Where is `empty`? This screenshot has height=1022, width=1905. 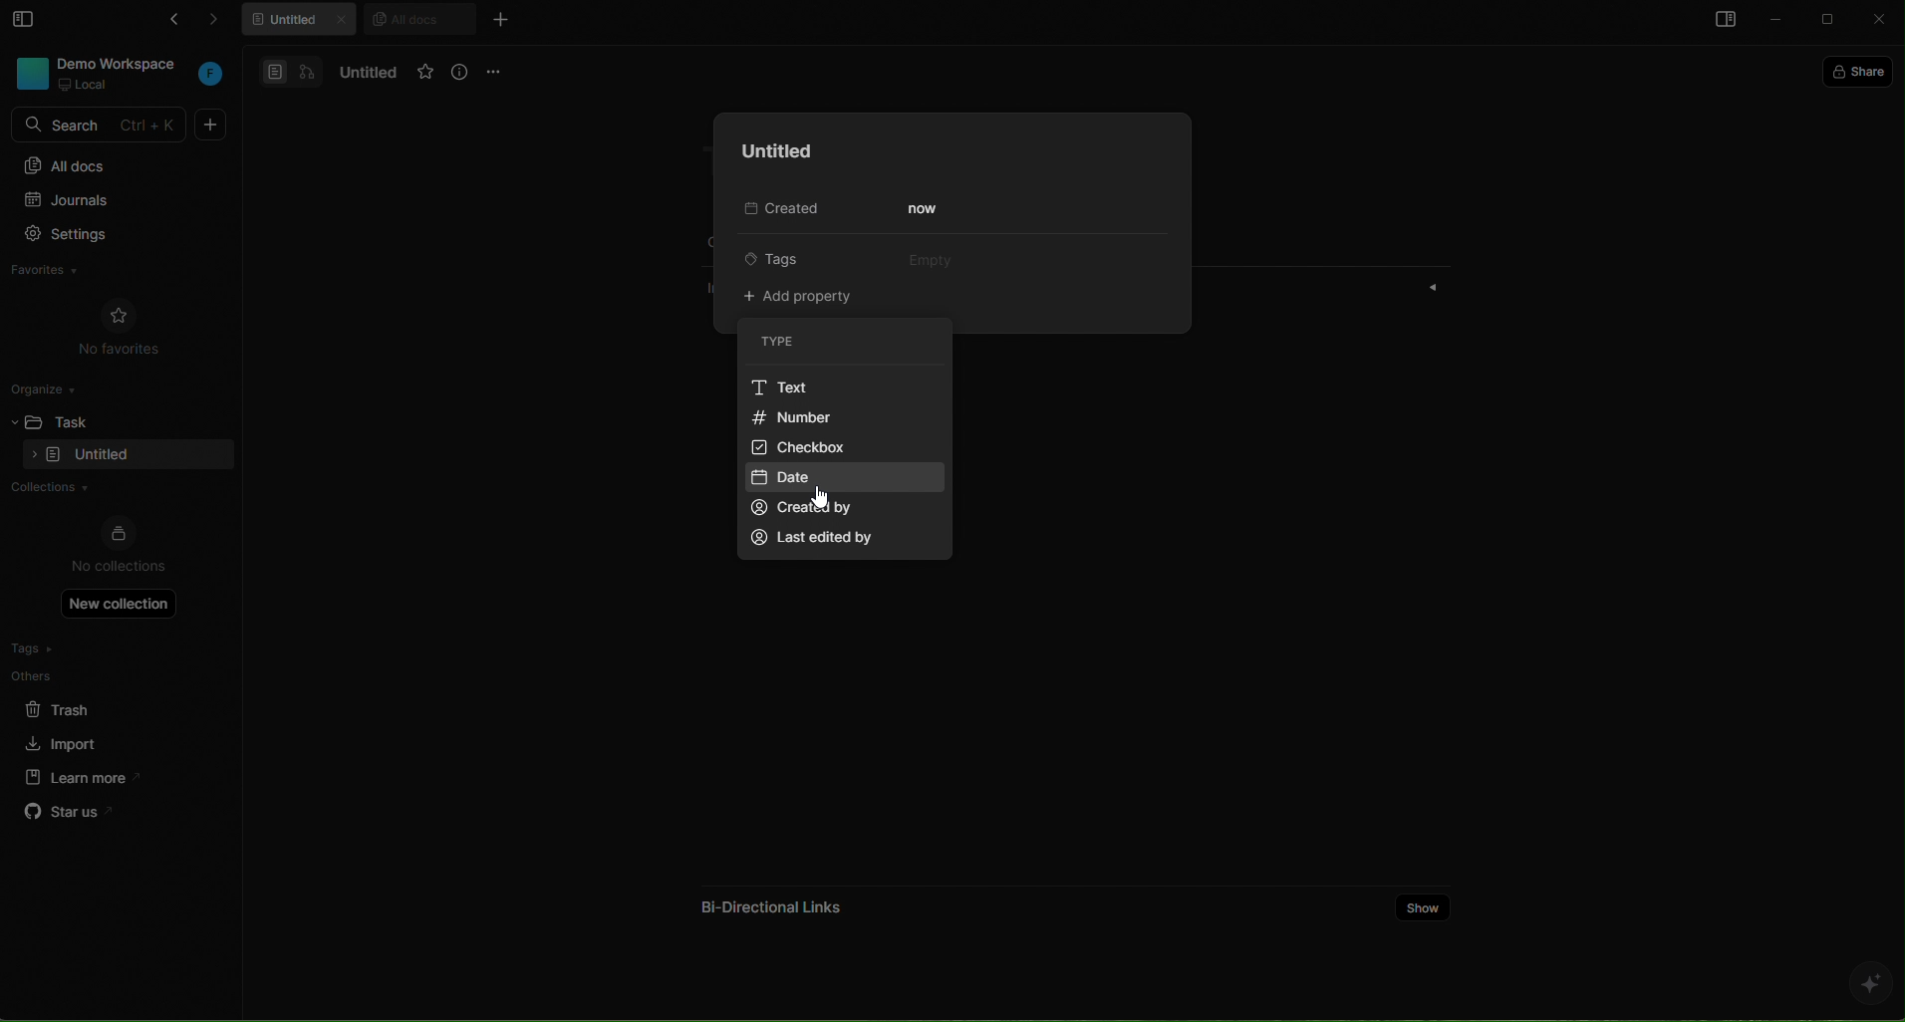 empty is located at coordinates (927, 257).